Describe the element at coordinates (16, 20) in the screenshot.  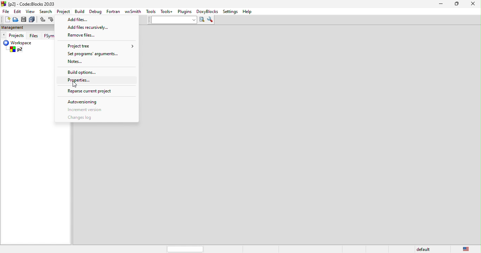
I see `open` at that location.